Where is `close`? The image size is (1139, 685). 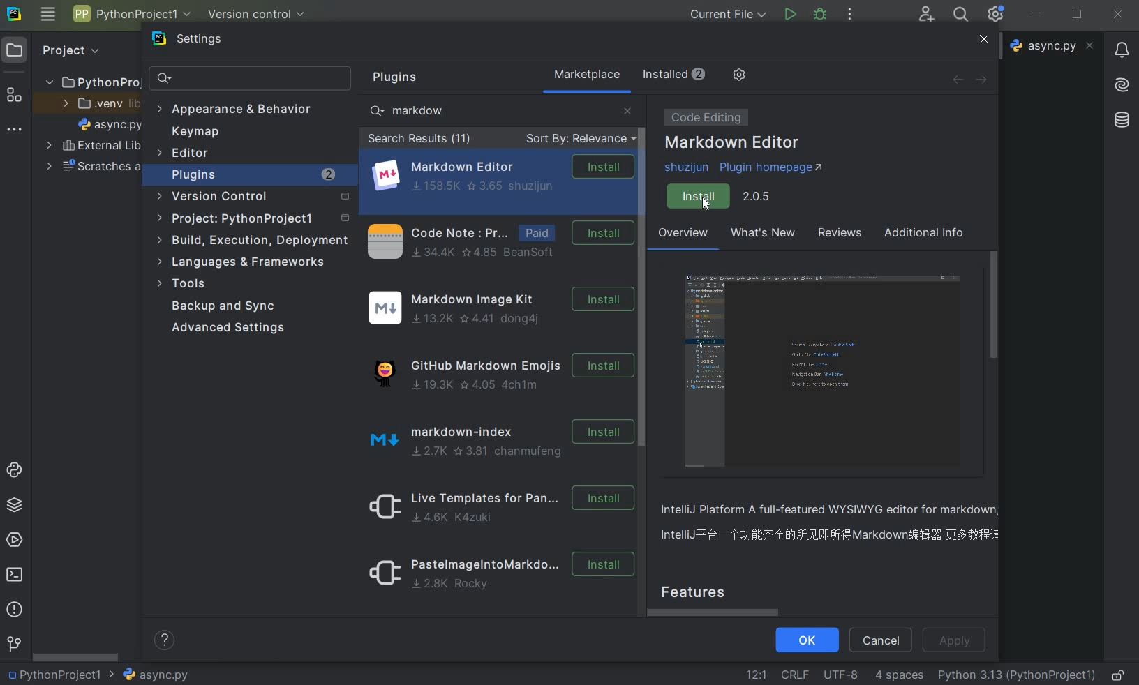 close is located at coordinates (983, 40).